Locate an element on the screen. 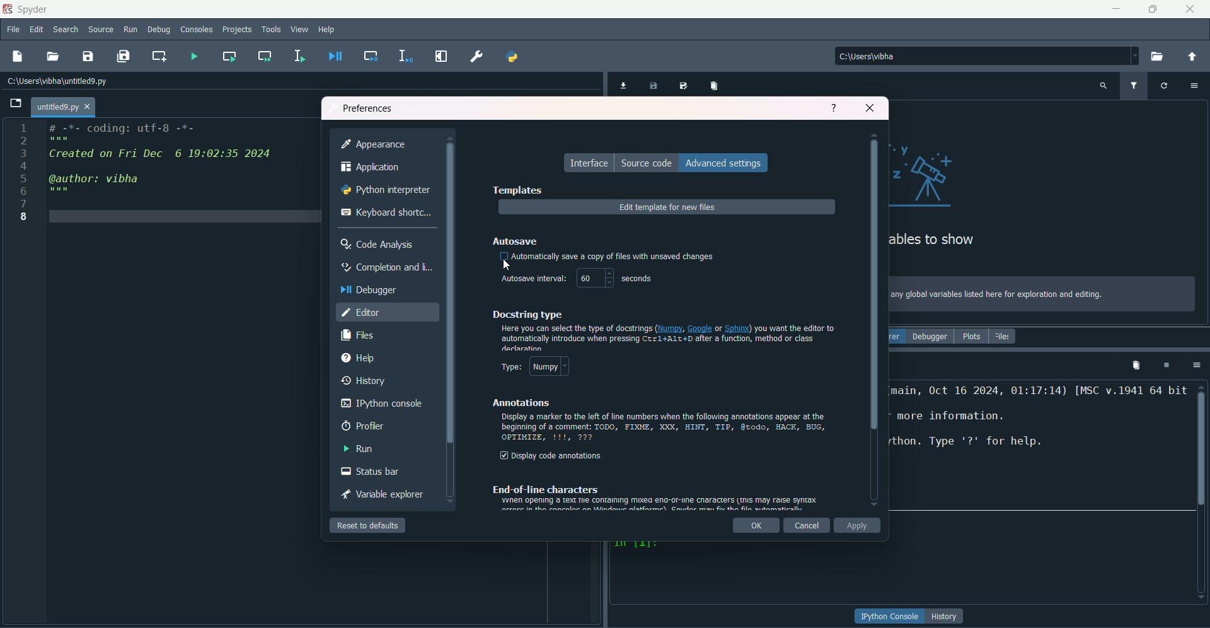 The width and height of the screenshot is (1210, 628). save all is located at coordinates (123, 56).